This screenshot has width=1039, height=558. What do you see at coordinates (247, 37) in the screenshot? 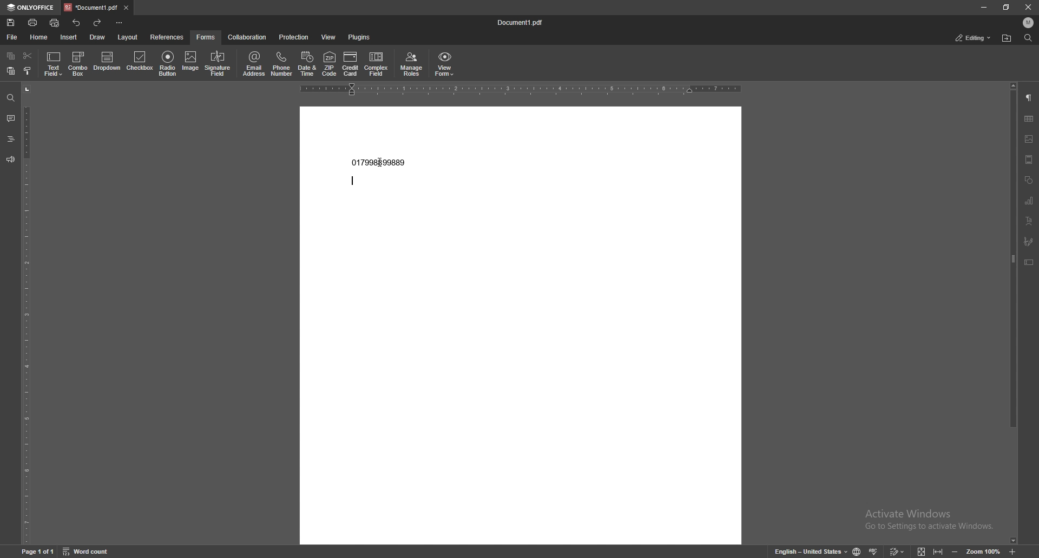
I see `collaboration` at bounding box center [247, 37].